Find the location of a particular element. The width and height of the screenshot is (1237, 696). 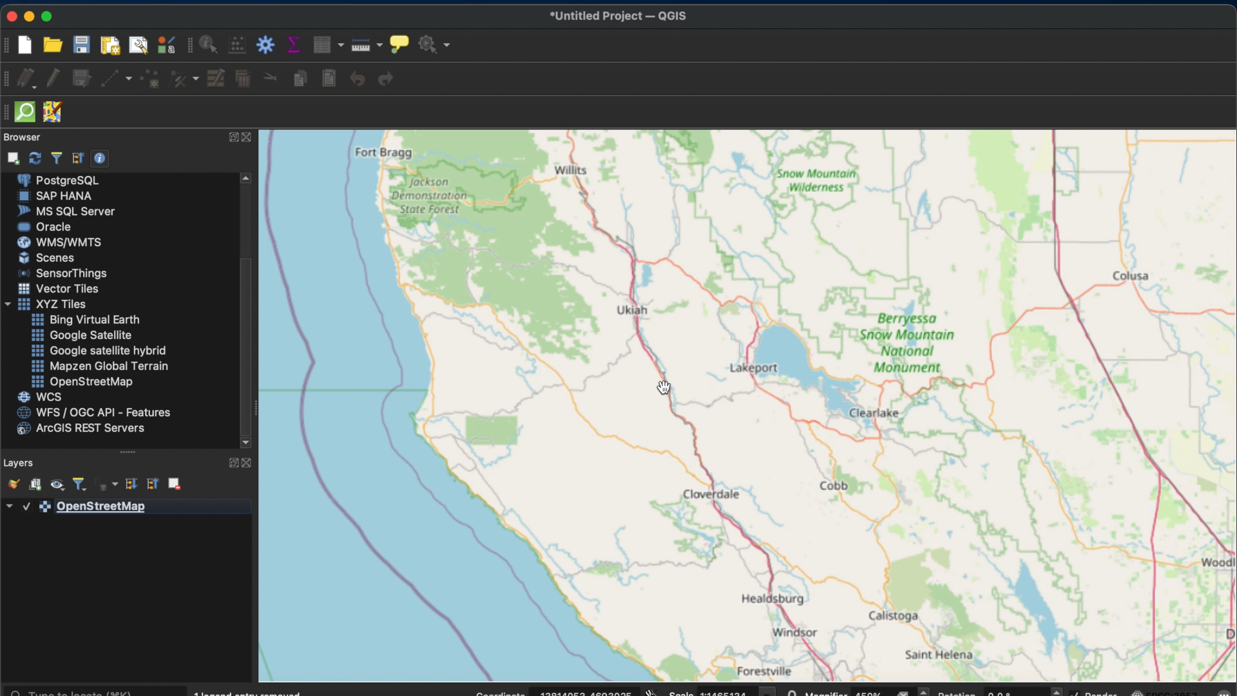

refresh is located at coordinates (35, 157).